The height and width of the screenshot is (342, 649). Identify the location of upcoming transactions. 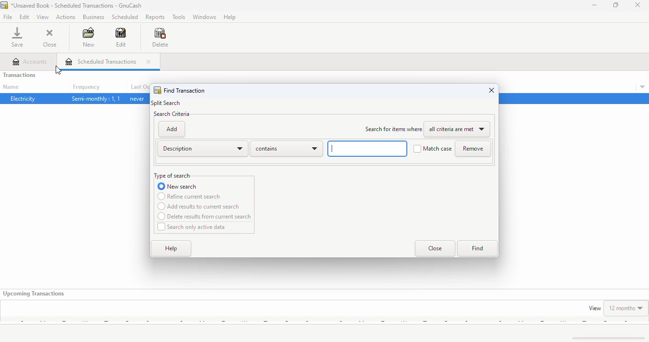
(34, 294).